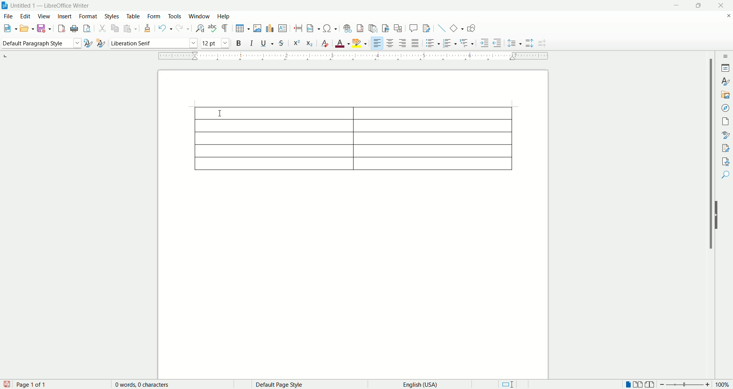 This screenshot has width=733, height=389. What do you see at coordinates (40, 42) in the screenshot?
I see `pragraph style` at bounding box center [40, 42].